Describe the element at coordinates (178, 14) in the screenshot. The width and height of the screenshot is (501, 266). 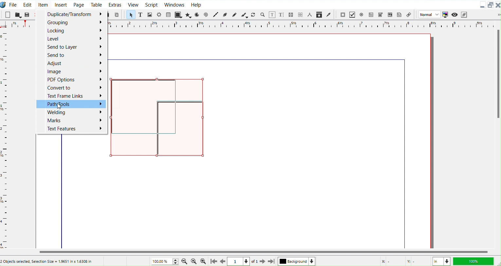
I see `Shape ` at that location.